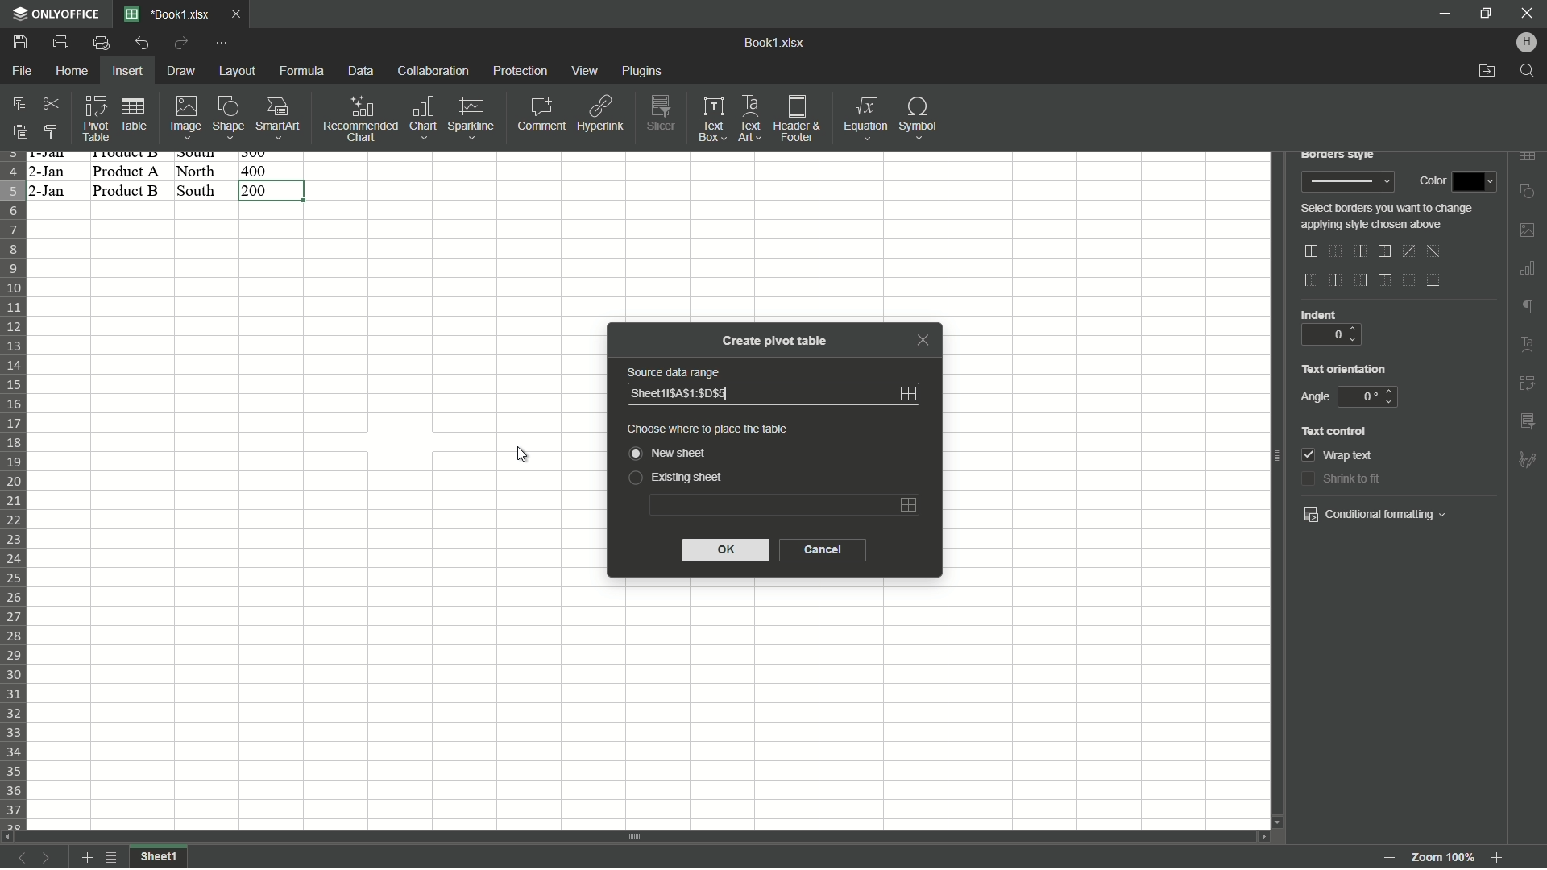 This screenshot has width=1547, height=870. Describe the element at coordinates (423, 118) in the screenshot. I see `Chart` at that location.